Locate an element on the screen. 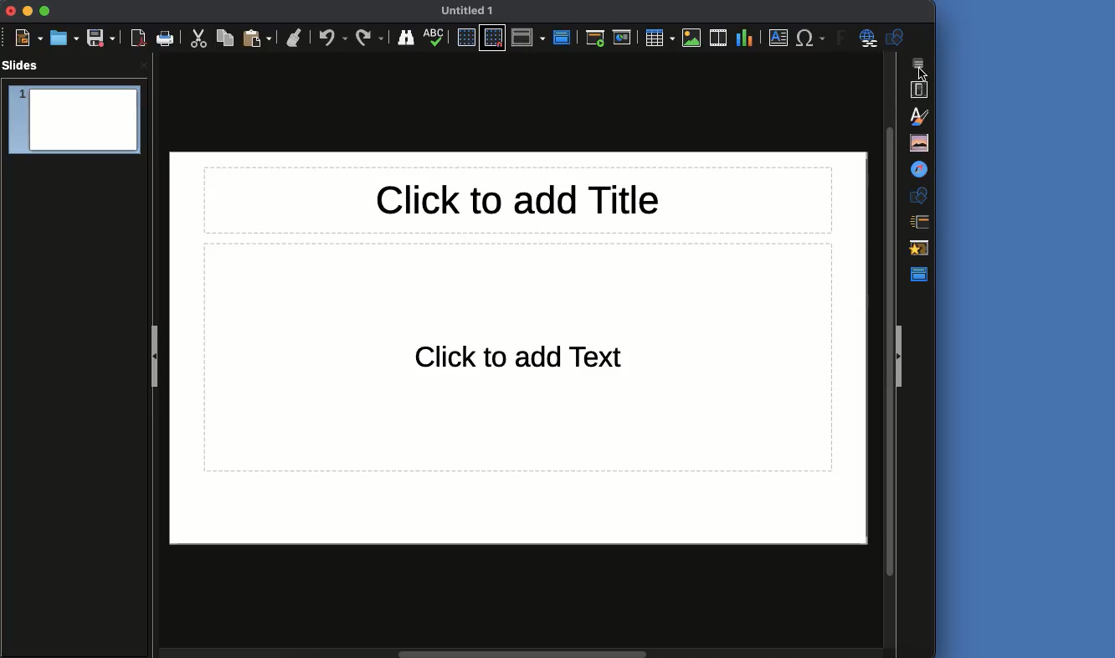  Save is located at coordinates (101, 37).